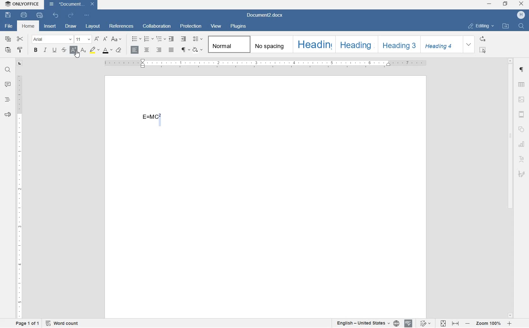 The image size is (529, 328). I want to click on word count, so click(63, 324).